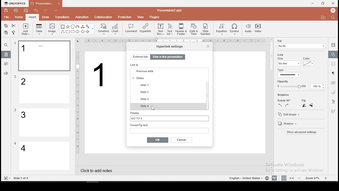 The width and height of the screenshot is (339, 191). What do you see at coordinates (68, 32) in the screenshot?
I see `Square` at bounding box center [68, 32].